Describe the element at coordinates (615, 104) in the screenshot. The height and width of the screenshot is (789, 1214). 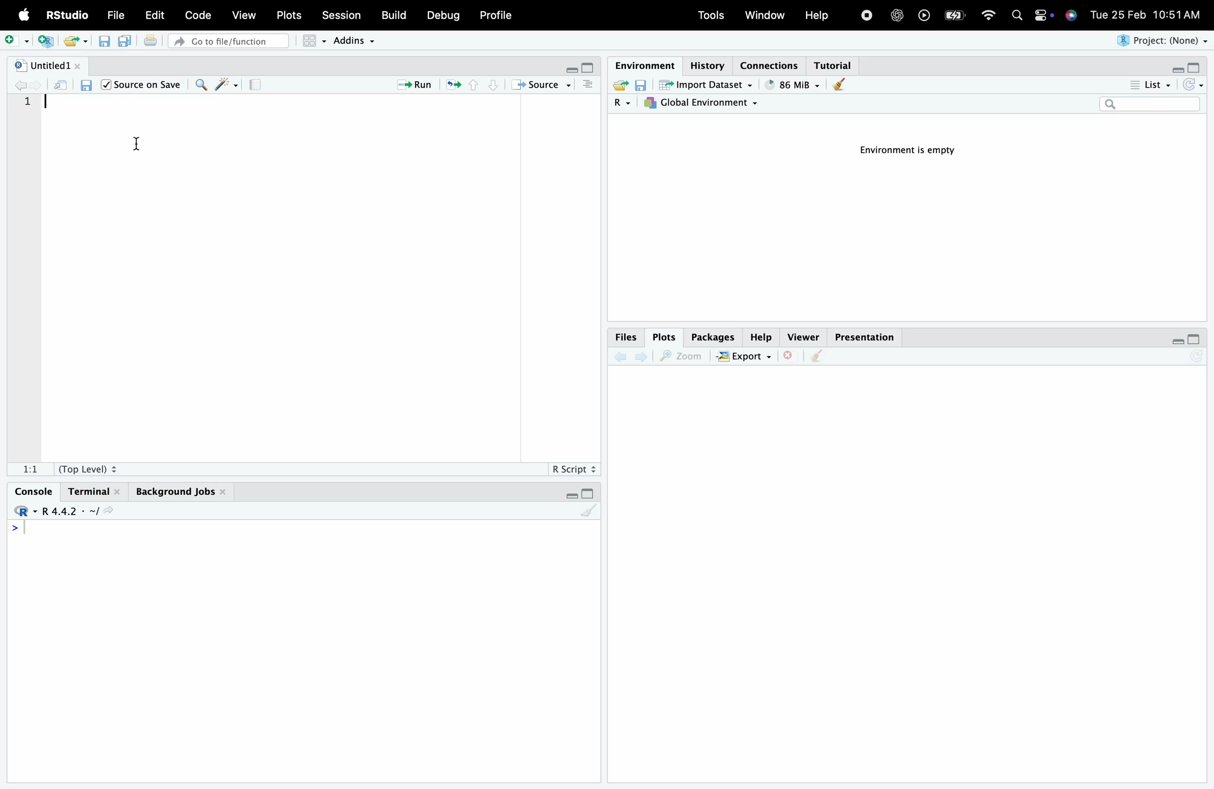
I see `R` at that location.